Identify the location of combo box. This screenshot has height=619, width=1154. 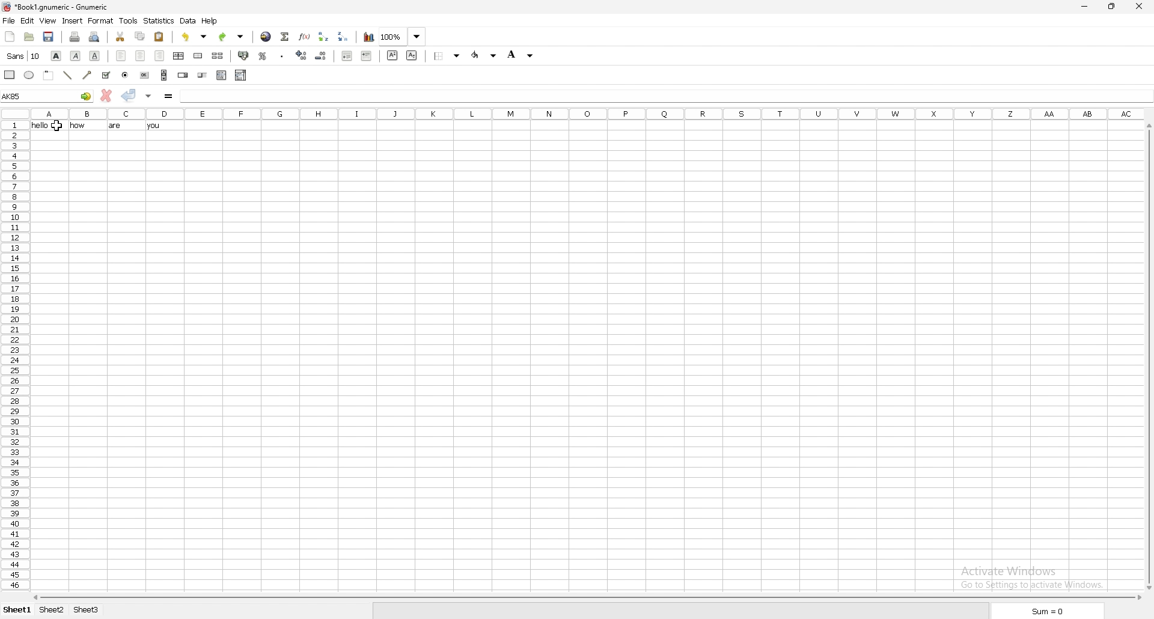
(241, 75).